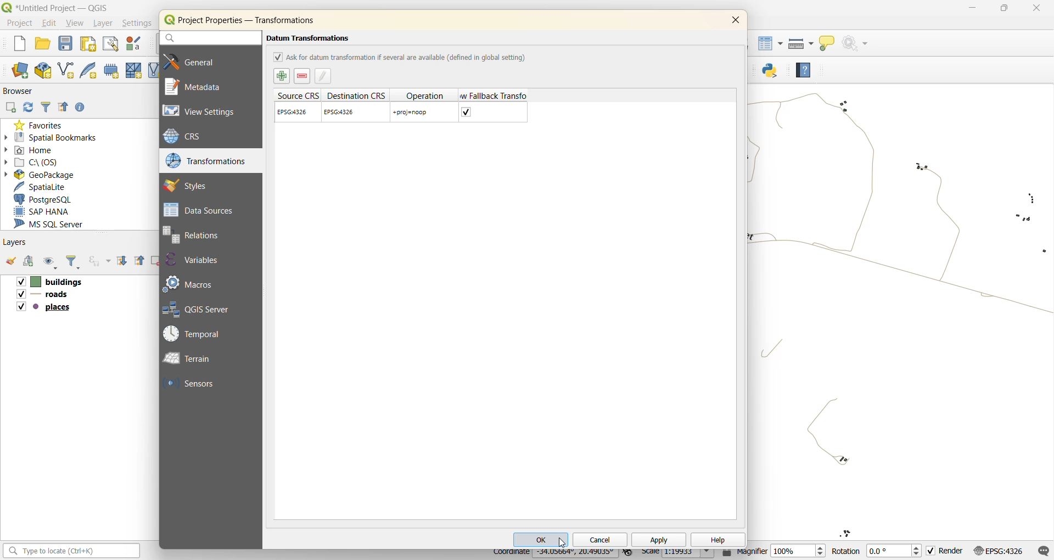  I want to click on terrain, so click(196, 360).